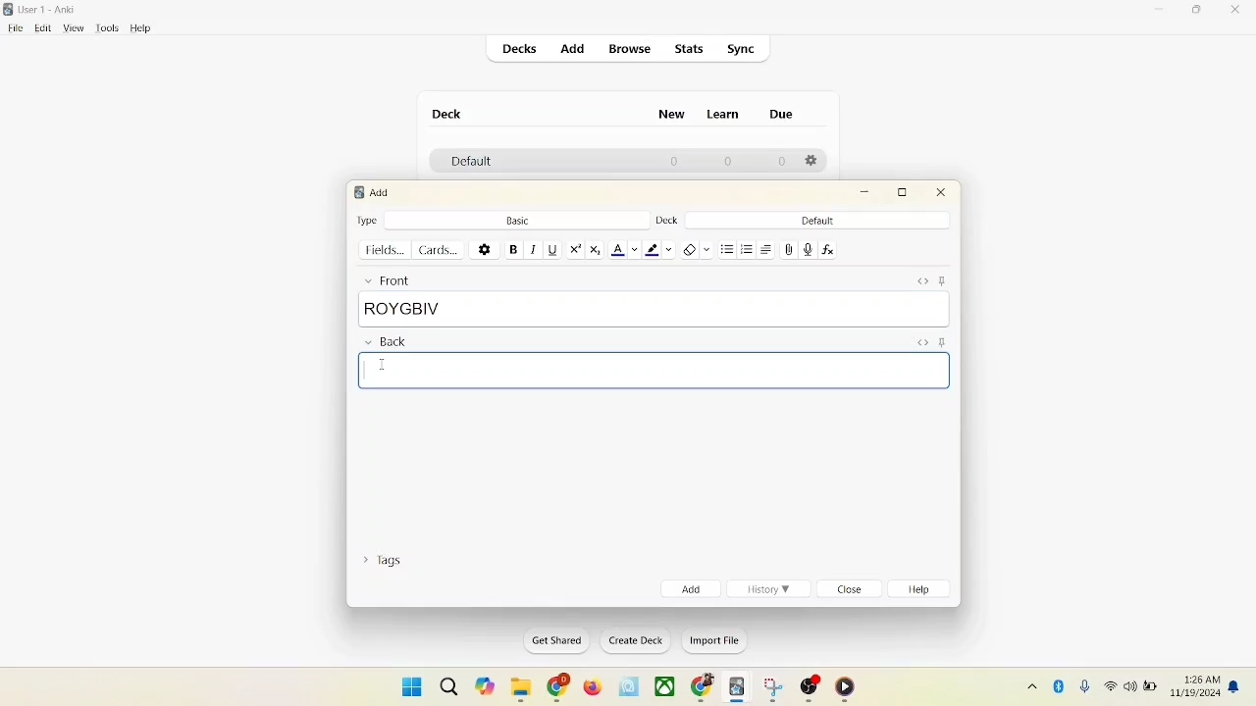  I want to click on , so click(729, 165).